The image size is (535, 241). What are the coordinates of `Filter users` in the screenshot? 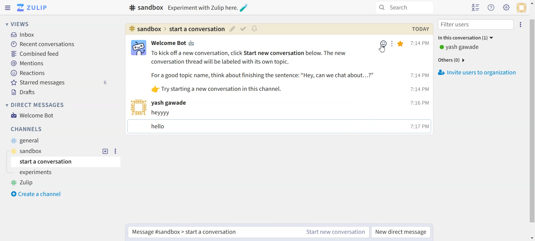 It's located at (476, 24).